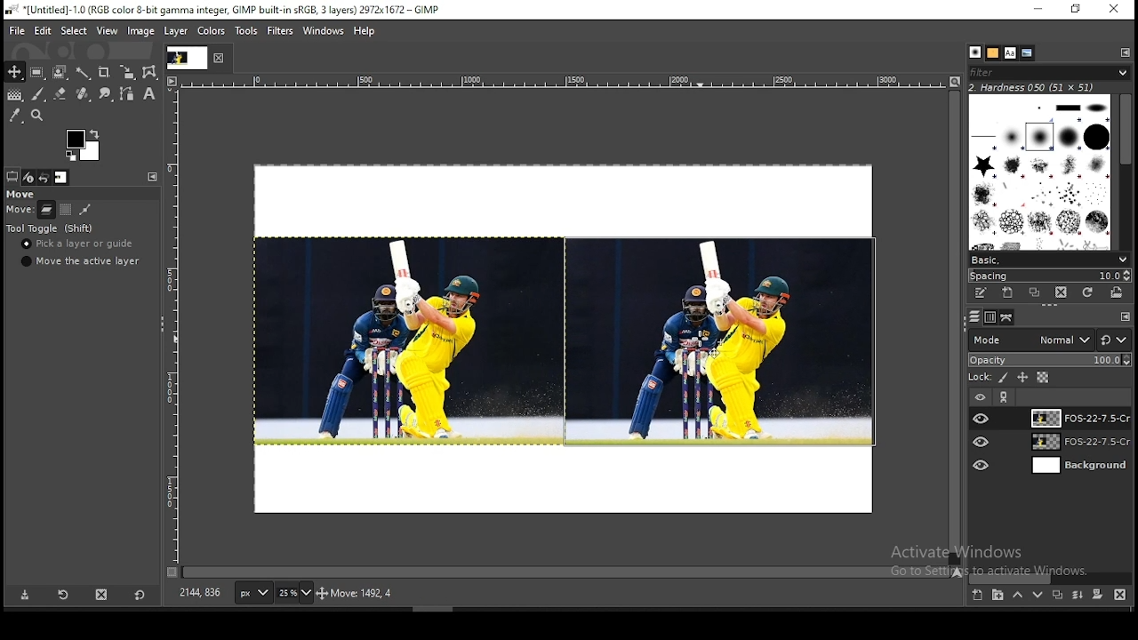 This screenshot has height=640, width=1138. Describe the element at coordinates (14, 96) in the screenshot. I see `gradient tool` at that location.